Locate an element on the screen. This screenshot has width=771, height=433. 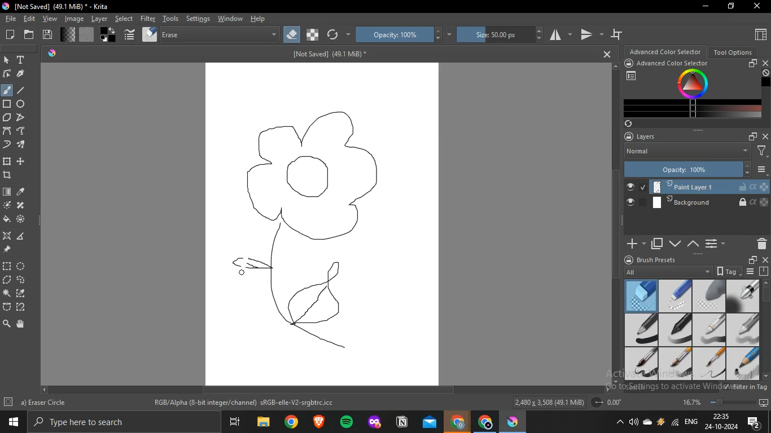
calligraphy is located at coordinates (20, 74).